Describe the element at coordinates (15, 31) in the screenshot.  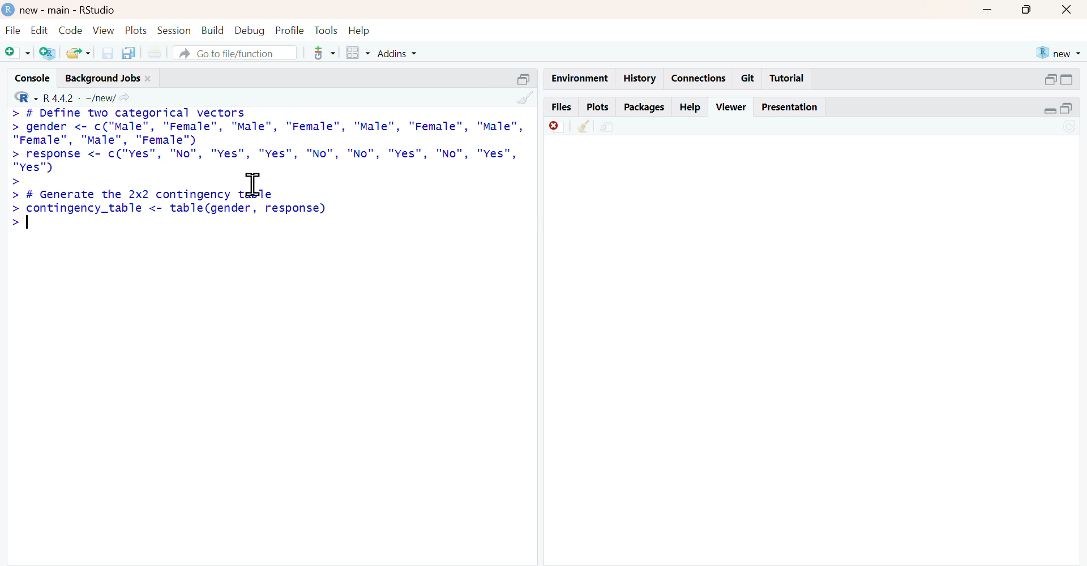
I see `file` at that location.